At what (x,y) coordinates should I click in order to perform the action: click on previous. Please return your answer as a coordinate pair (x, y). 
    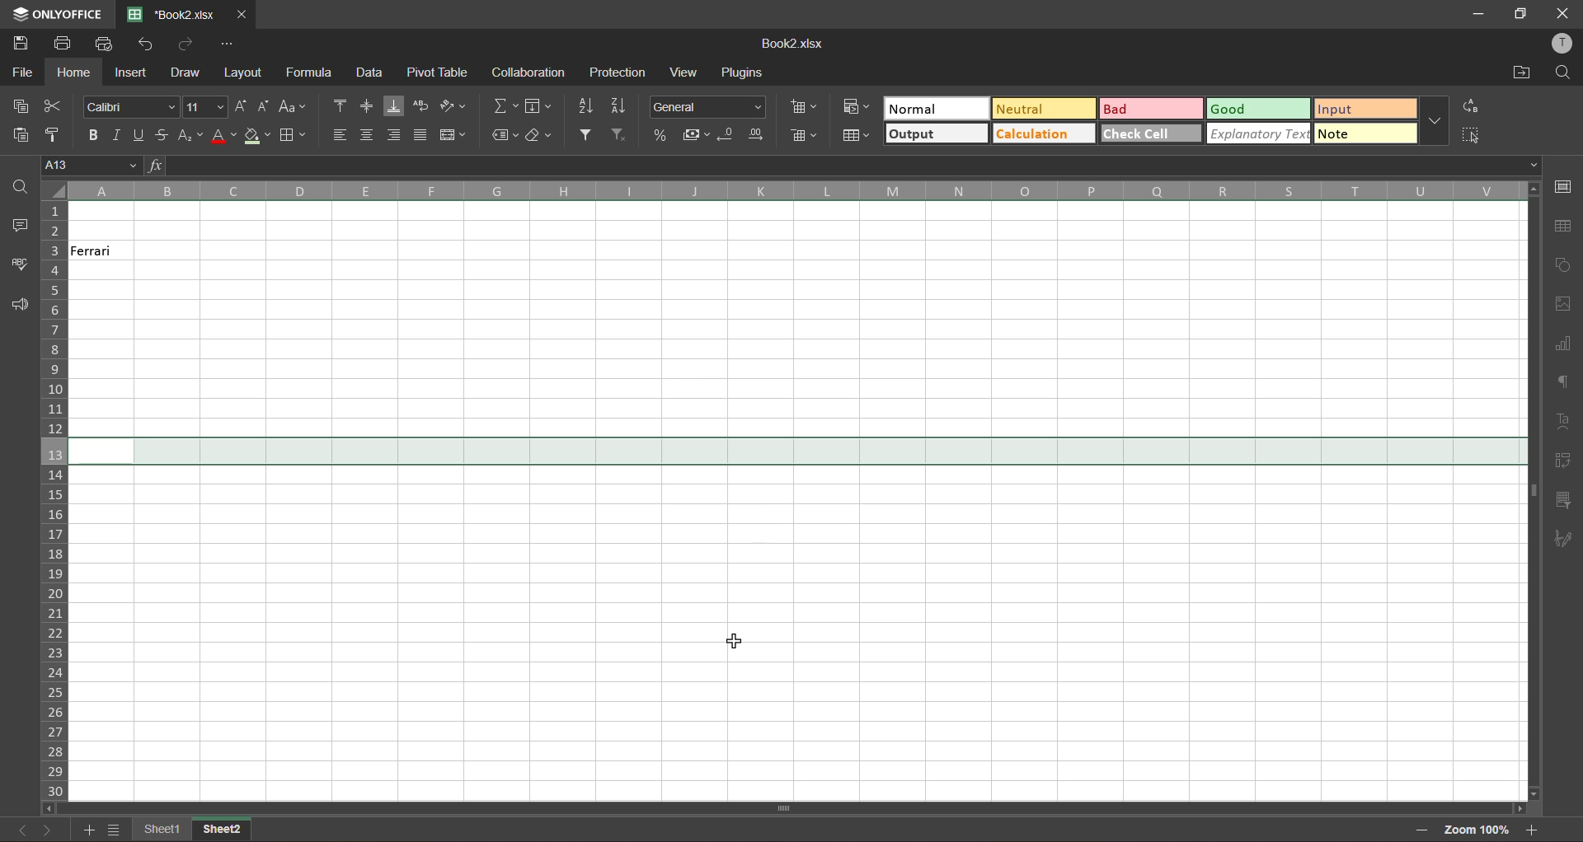
    Looking at the image, I should click on (16, 827).